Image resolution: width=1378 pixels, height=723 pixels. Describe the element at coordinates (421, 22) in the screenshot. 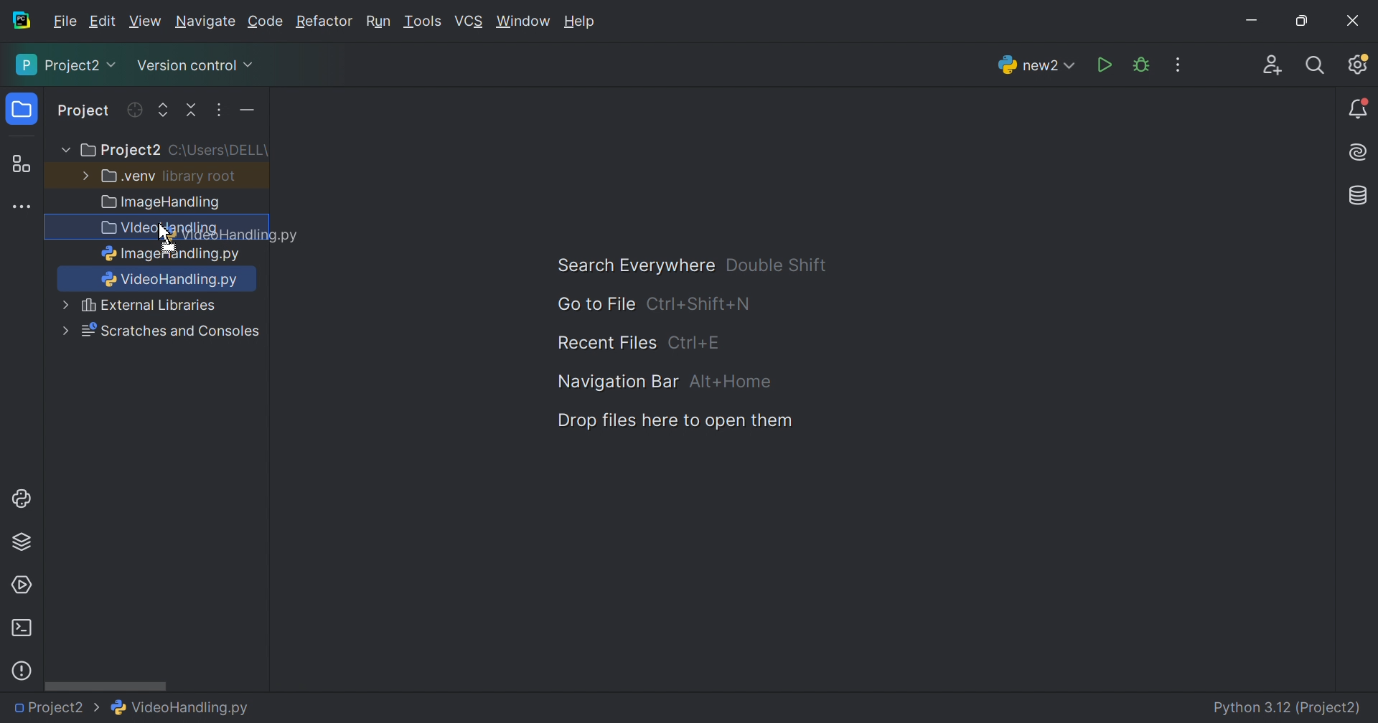

I see `Tools` at that location.